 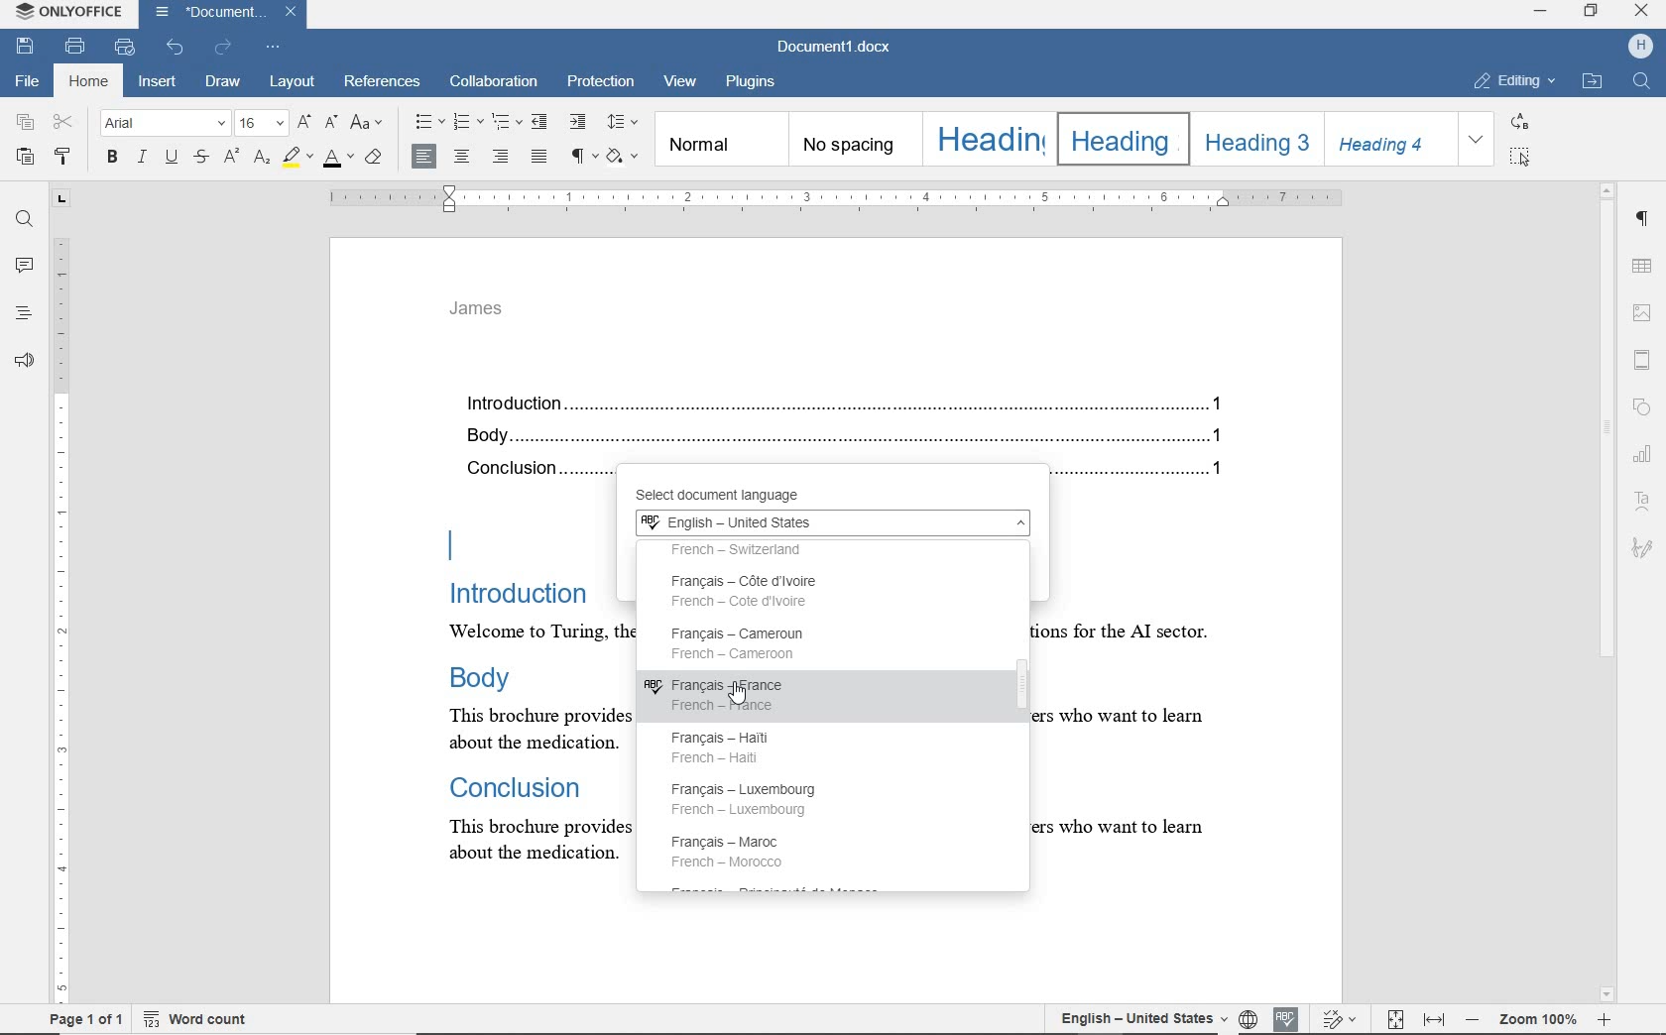 What do you see at coordinates (223, 48) in the screenshot?
I see `redo` at bounding box center [223, 48].